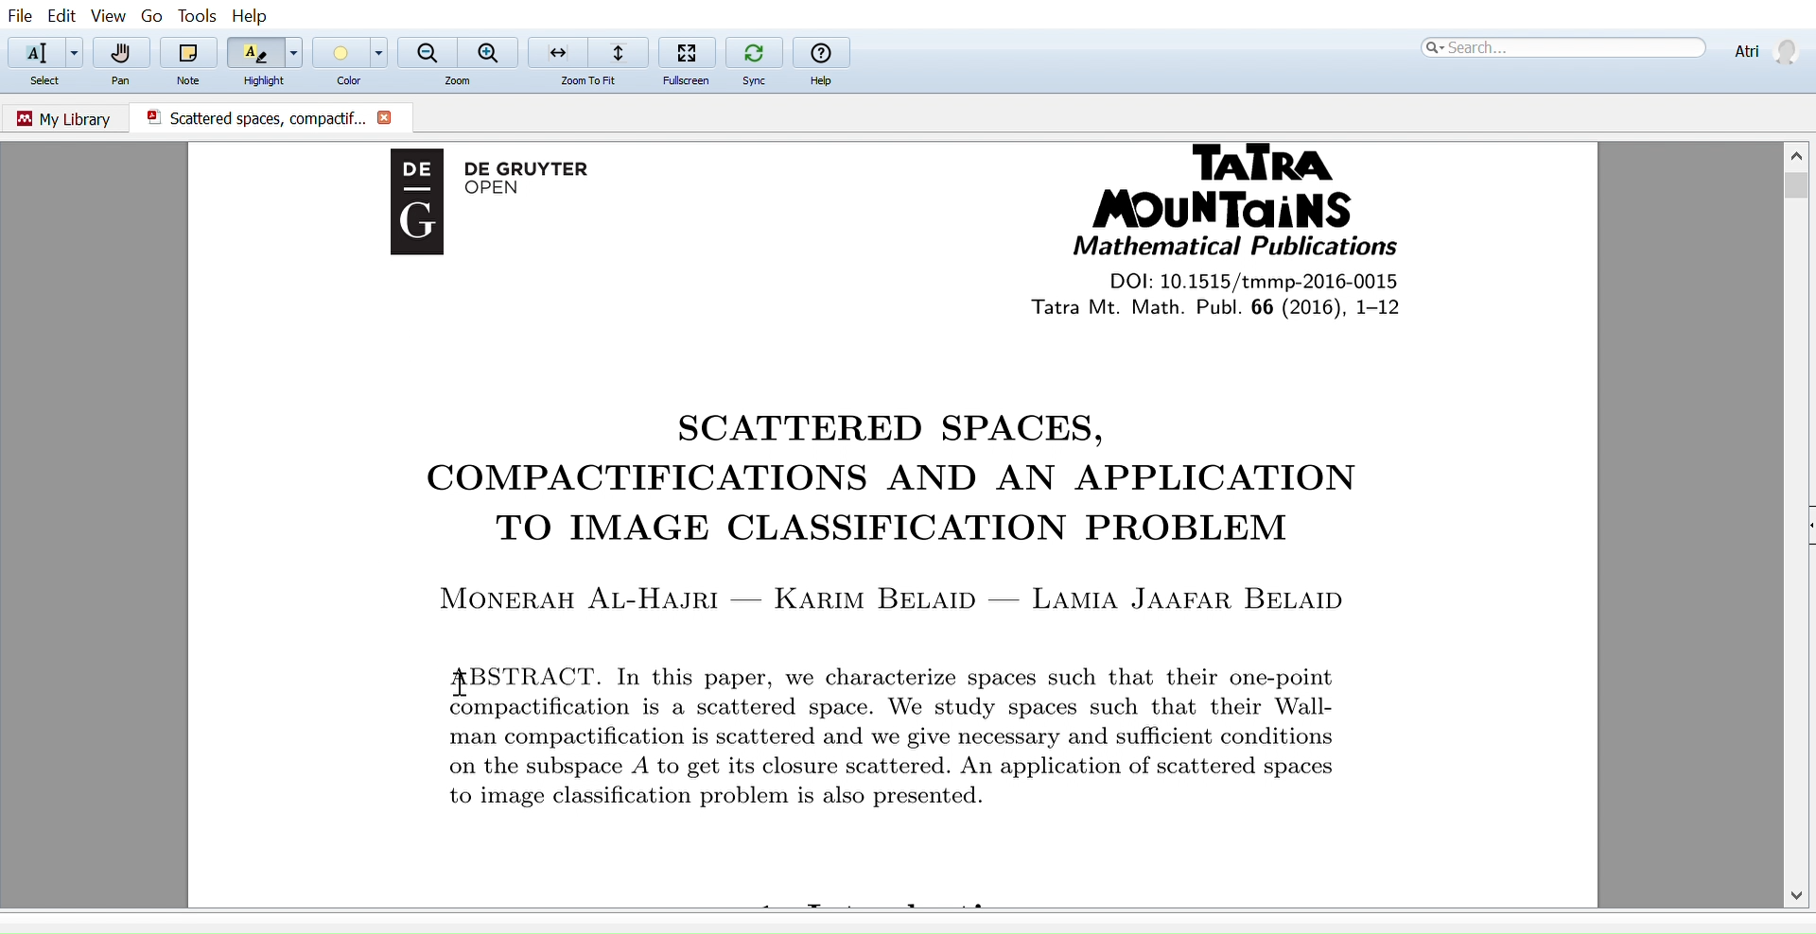 This screenshot has height=934, width=1816. What do you see at coordinates (1247, 280) in the screenshot?
I see `DOI: 10.1515/tmmp-2016-0015` at bounding box center [1247, 280].